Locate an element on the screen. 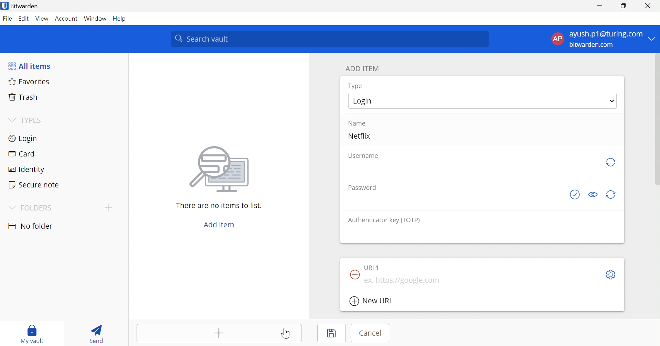 Image resolution: width=660 pixels, height=346 pixels. Edit is located at coordinates (24, 19).